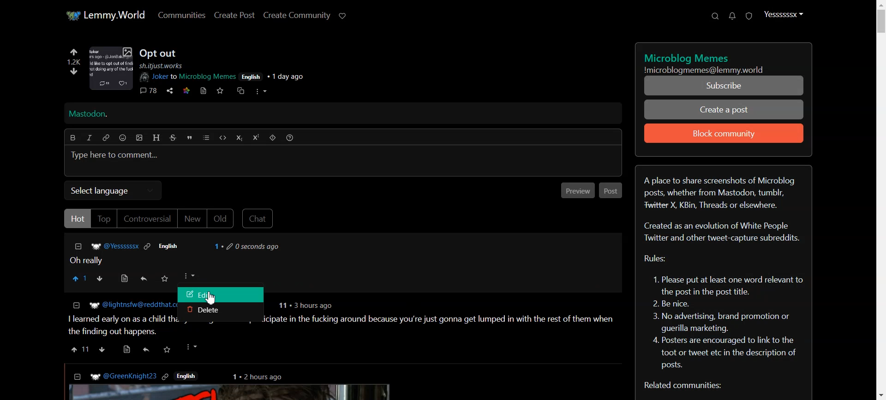  Describe the element at coordinates (147, 219) in the screenshot. I see `Controversial ` at that location.